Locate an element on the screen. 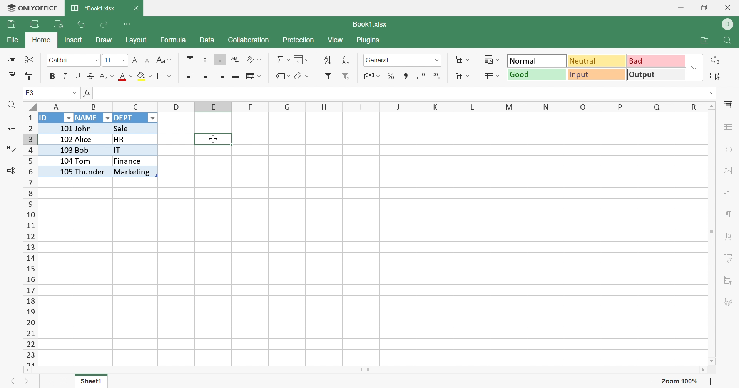 The width and height of the screenshot is (739, 388). Finance is located at coordinates (129, 162).